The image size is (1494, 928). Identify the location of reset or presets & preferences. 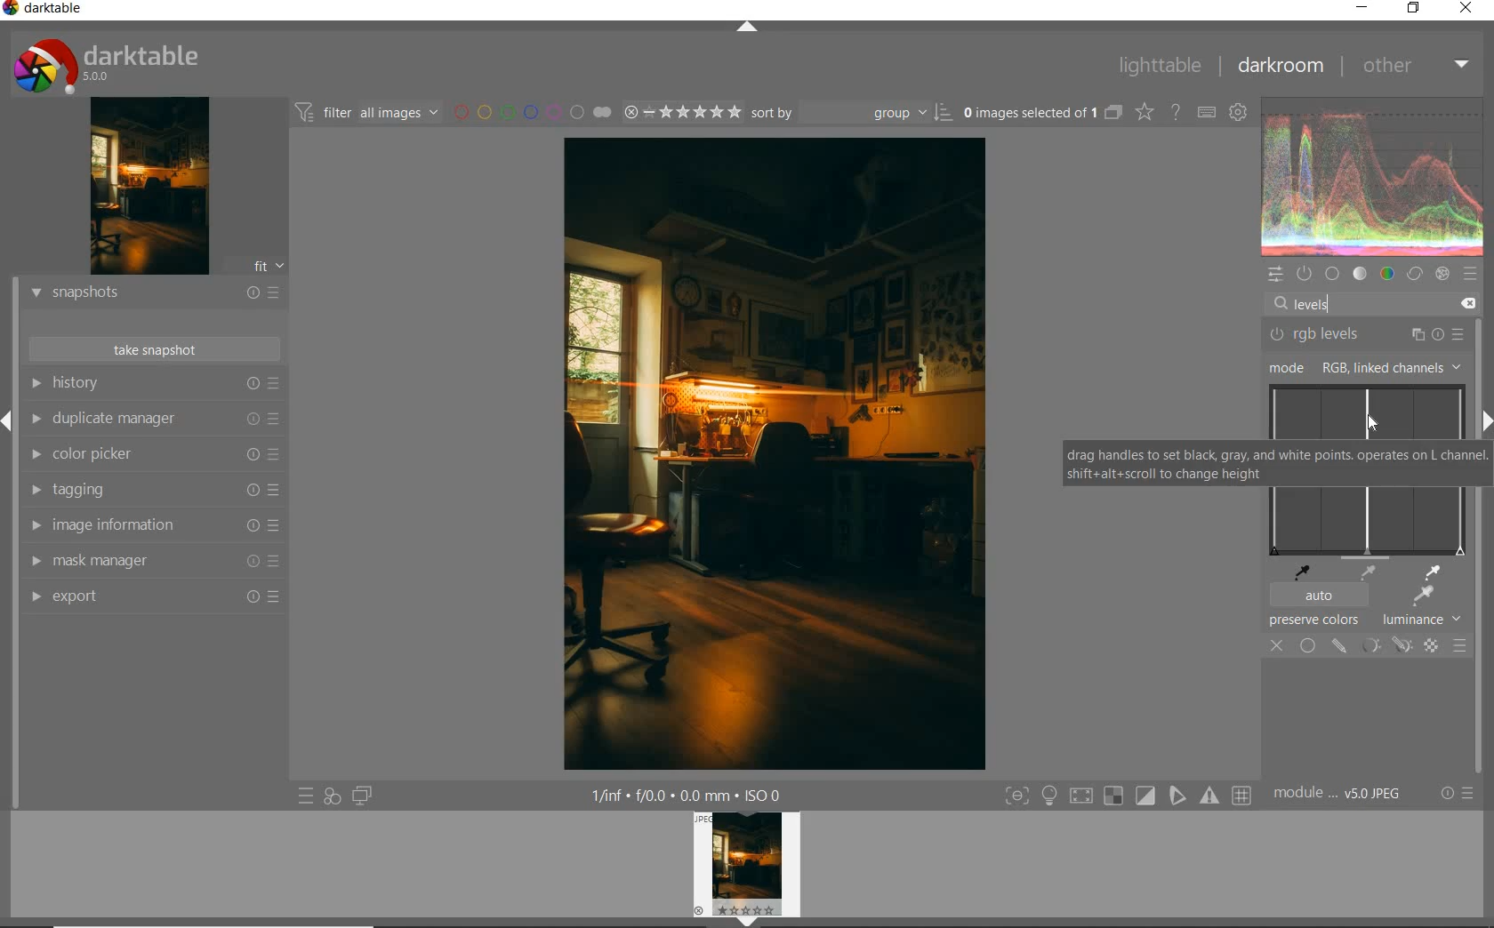
(1457, 793).